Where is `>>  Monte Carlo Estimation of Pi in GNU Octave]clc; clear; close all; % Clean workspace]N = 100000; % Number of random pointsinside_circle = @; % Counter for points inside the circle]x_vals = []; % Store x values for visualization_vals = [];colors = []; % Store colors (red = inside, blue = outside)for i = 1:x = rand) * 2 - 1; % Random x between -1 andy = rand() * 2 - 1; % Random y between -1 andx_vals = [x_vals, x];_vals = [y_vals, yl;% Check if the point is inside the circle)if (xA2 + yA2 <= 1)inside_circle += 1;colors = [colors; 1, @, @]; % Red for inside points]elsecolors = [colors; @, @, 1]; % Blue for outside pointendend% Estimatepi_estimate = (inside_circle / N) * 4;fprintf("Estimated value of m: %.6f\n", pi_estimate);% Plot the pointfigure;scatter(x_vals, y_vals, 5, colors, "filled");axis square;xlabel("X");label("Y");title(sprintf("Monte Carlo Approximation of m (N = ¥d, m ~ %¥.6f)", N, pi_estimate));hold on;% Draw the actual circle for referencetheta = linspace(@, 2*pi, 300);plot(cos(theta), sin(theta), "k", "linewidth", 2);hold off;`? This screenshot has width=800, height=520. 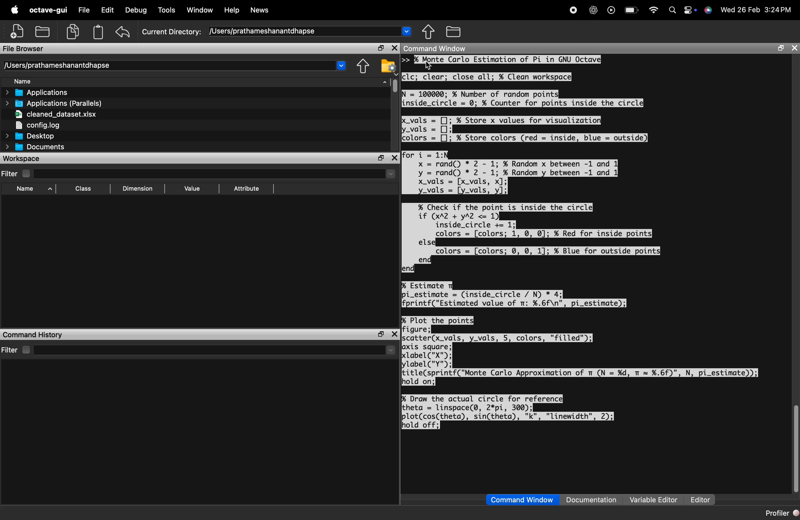 >>  Monte Carlo Estimation of Pi in GNU Octave]clc; clear; close all; % Clean workspace]N = 100000; % Number of random pointsinside_circle = @; % Counter for points inside the circle]x_vals = []; % Store x values for visualization_vals = [];colors = []; % Store colors (red = inside, blue = outside)for i = 1:x = rand) * 2 - 1; % Random x between -1 andy = rand() * 2 - 1; % Random y between -1 andx_vals = [x_vals, x];_vals = [y_vals, yl;% Check if the point is inside the circle)if (xA2 + yA2 <= 1)inside_circle += 1;colors = [colors; 1, @, @]; % Red for inside points]elsecolors = [colors; @, @, 1]; % Blue for outside pointendend% Estimatepi_estimate = (inside_circle / N) * 4;fprintf("Estimated value of m: %.6f\n", pi_estimate);% Plot the pointfigure;scatter(x_vals, y_vals, 5, colors, "filled");axis square;xlabel("X");label("Y");title(sprintf("Monte Carlo Approximation of m (N = ¥d, m ~ %¥.6f)", N, pi_estimate));hold on;% Draw the actual circle for referencetheta = linspace(@, 2*pi, 300);plot(cos(theta), sin(theta), "k", "linewidth", 2);hold off; is located at coordinates (584, 244).